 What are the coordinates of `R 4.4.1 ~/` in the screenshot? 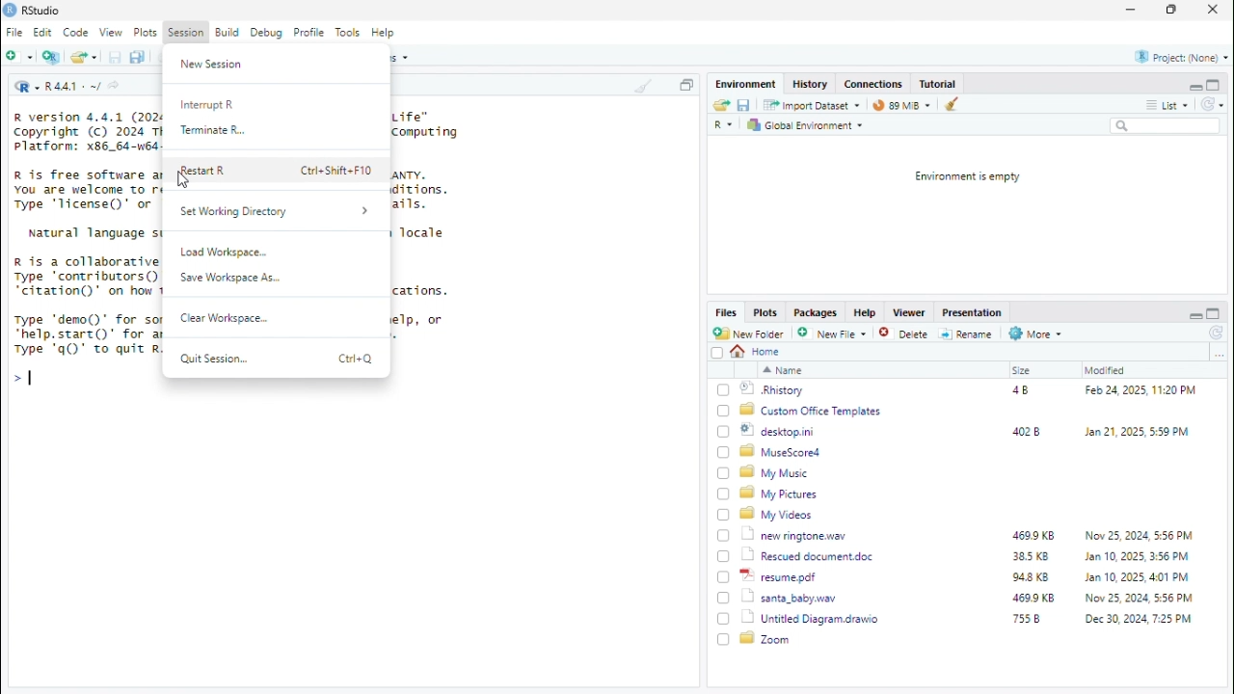 It's located at (73, 88).